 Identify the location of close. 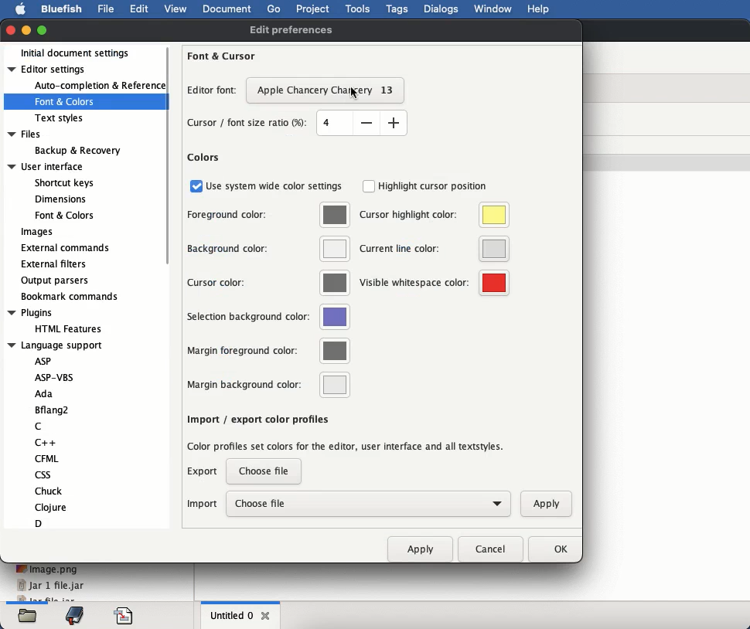
(12, 31).